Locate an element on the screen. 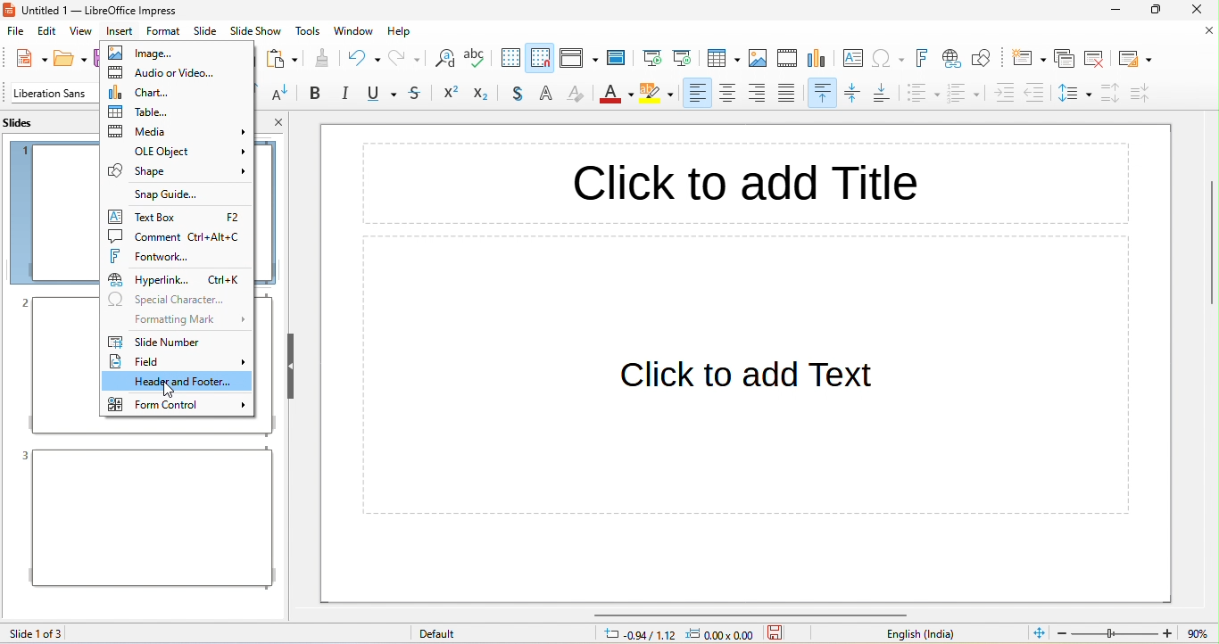 The width and height of the screenshot is (1219, 644). maximize is located at coordinates (1157, 11).